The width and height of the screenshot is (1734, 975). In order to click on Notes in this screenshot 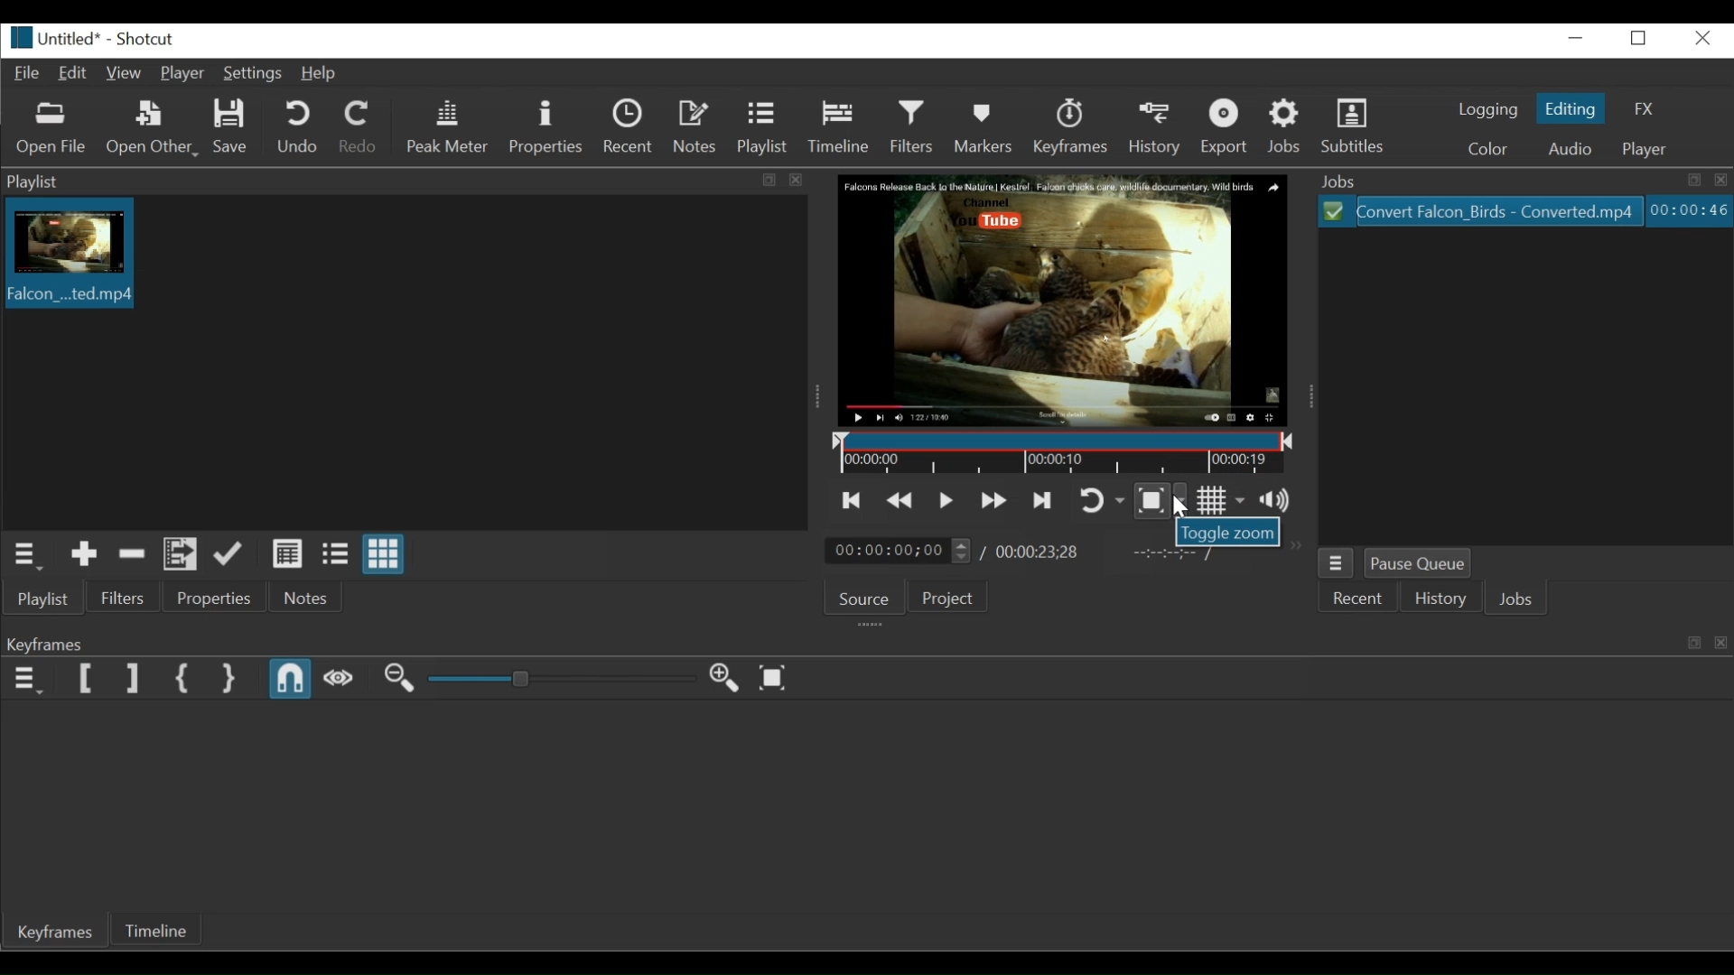, I will do `click(303, 596)`.